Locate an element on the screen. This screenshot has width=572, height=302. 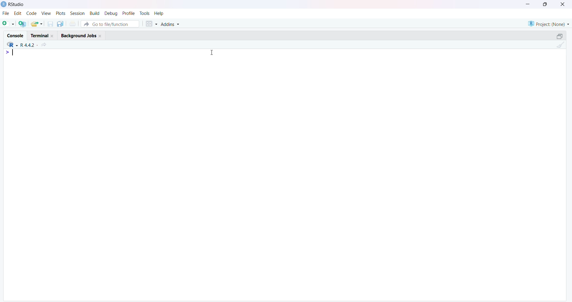
Help is located at coordinates (159, 13).